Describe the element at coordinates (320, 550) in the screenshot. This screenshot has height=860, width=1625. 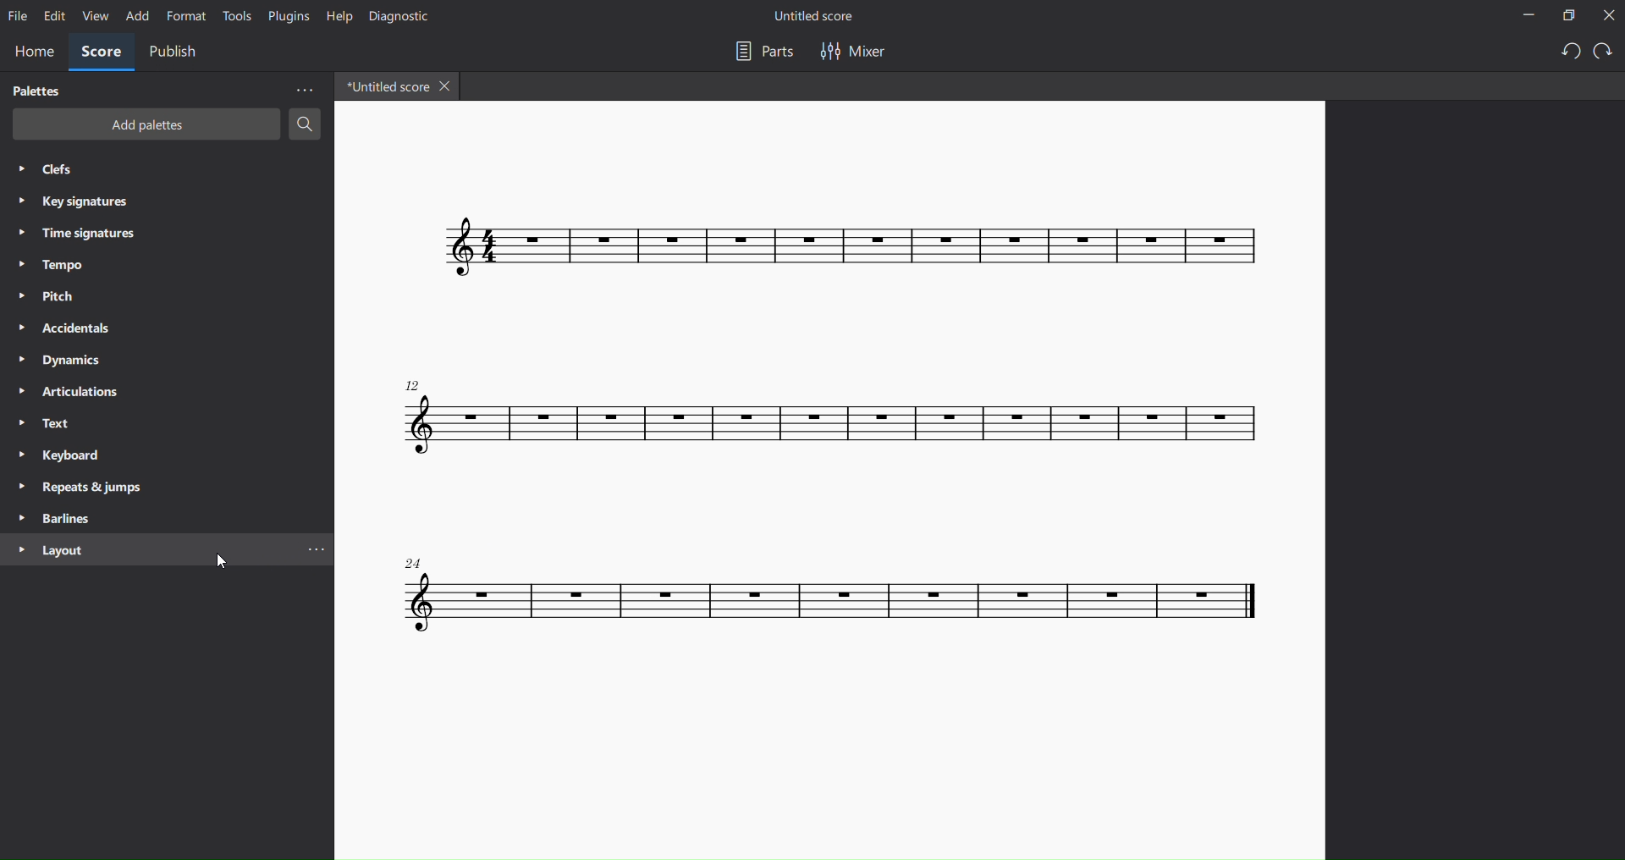
I see `more layout options` at that location.